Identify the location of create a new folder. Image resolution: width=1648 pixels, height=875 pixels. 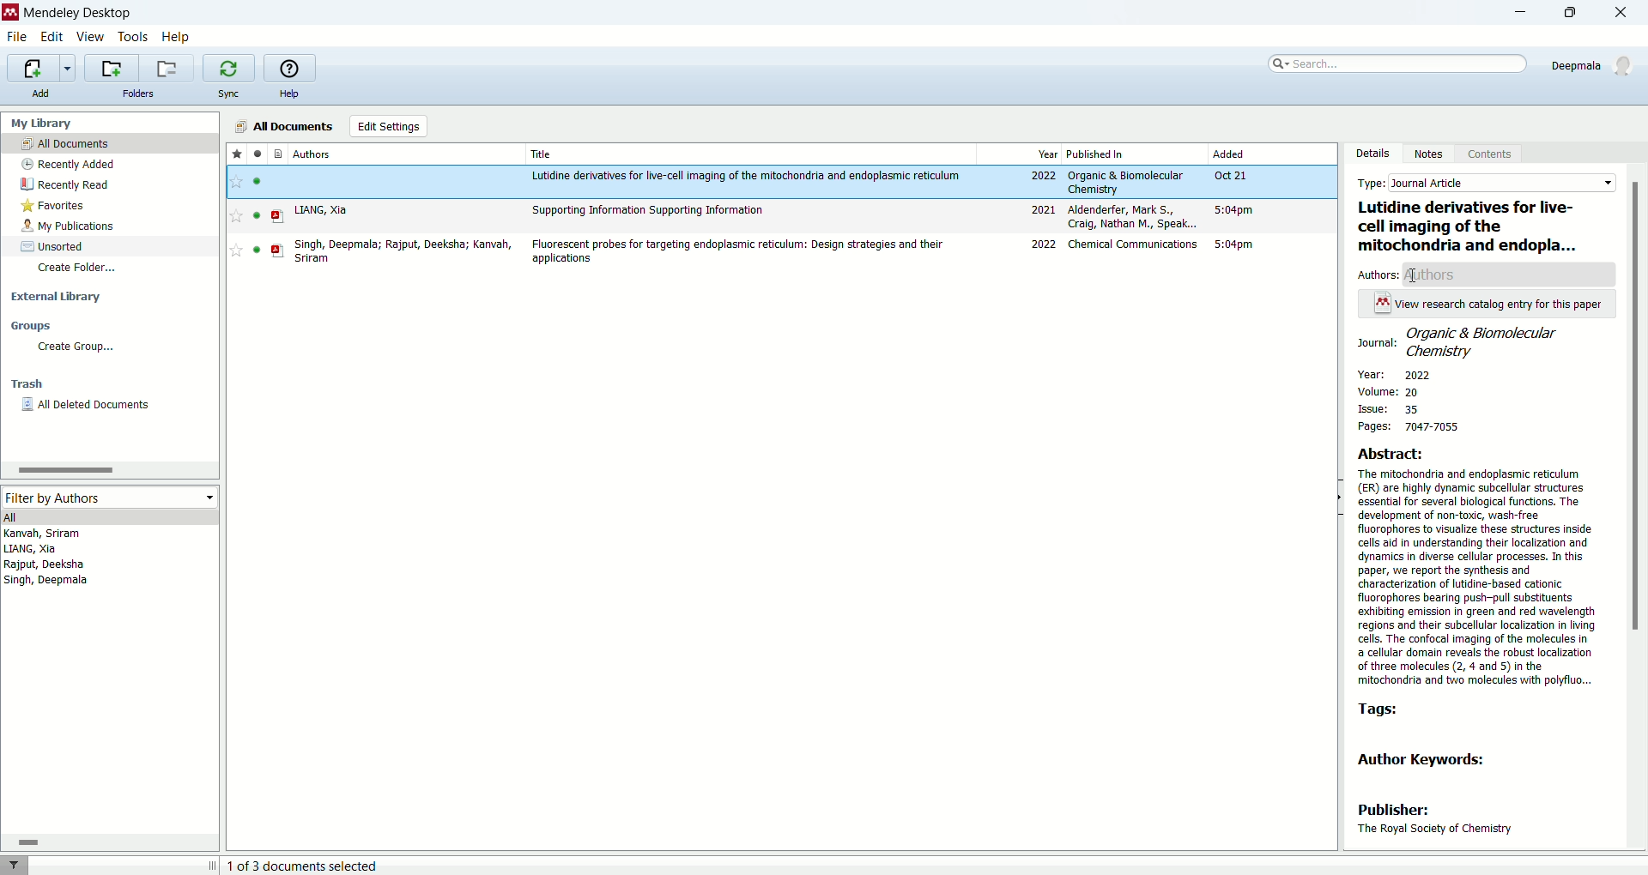
(112, 69).